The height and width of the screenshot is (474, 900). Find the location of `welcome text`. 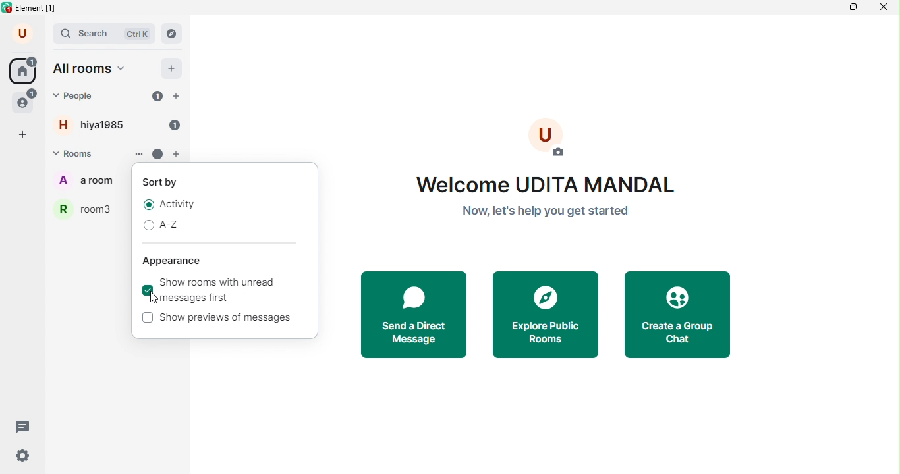

welcome text is located at coordinates (555, 195).